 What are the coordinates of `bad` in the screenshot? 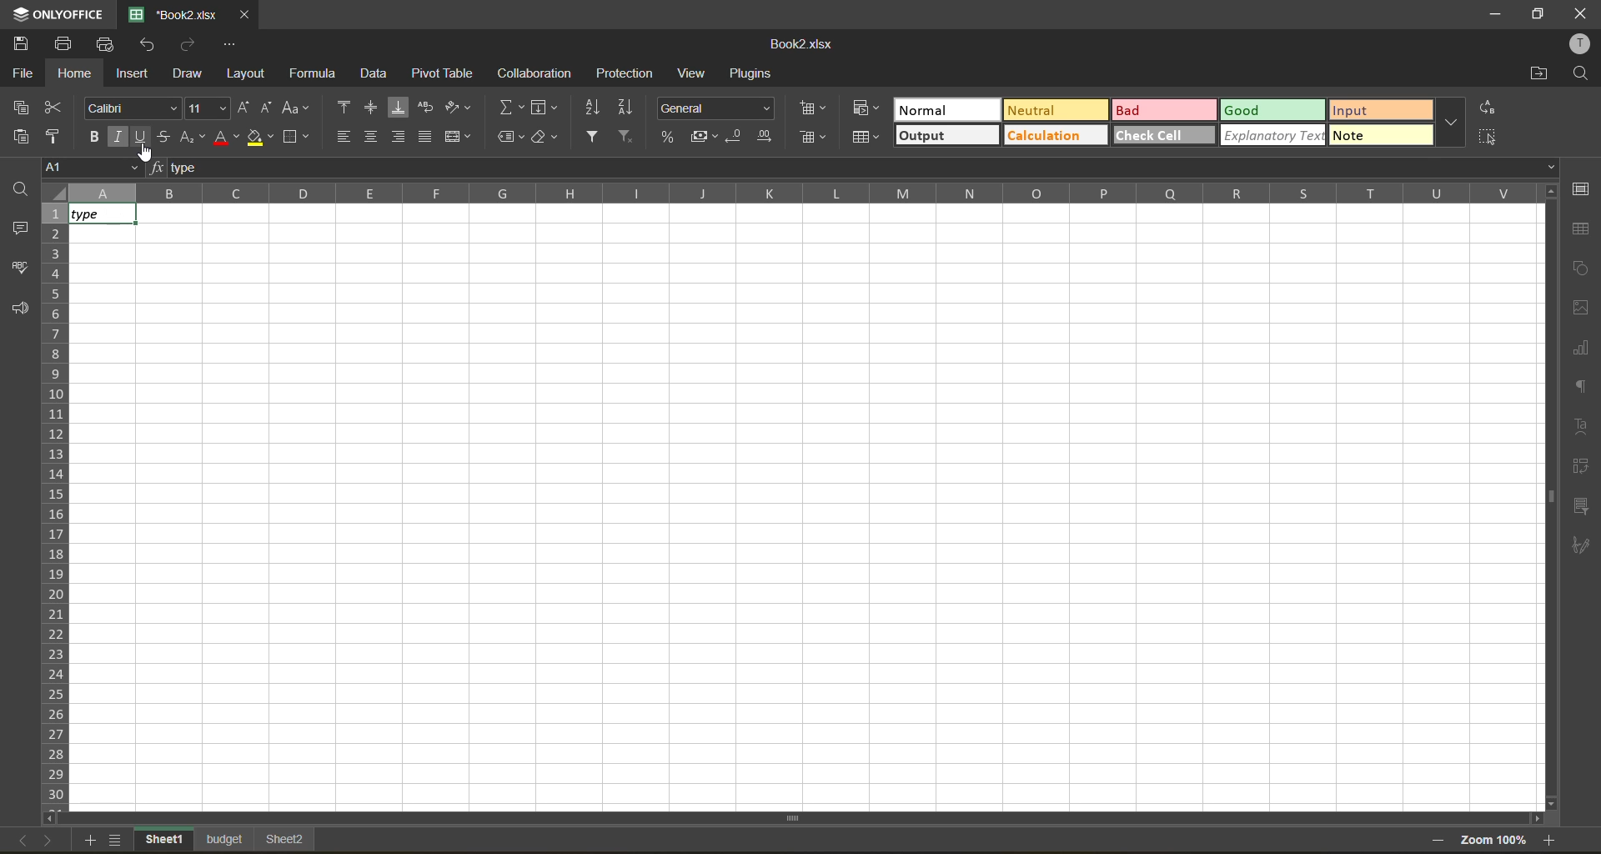 It's located at (1168, 110).